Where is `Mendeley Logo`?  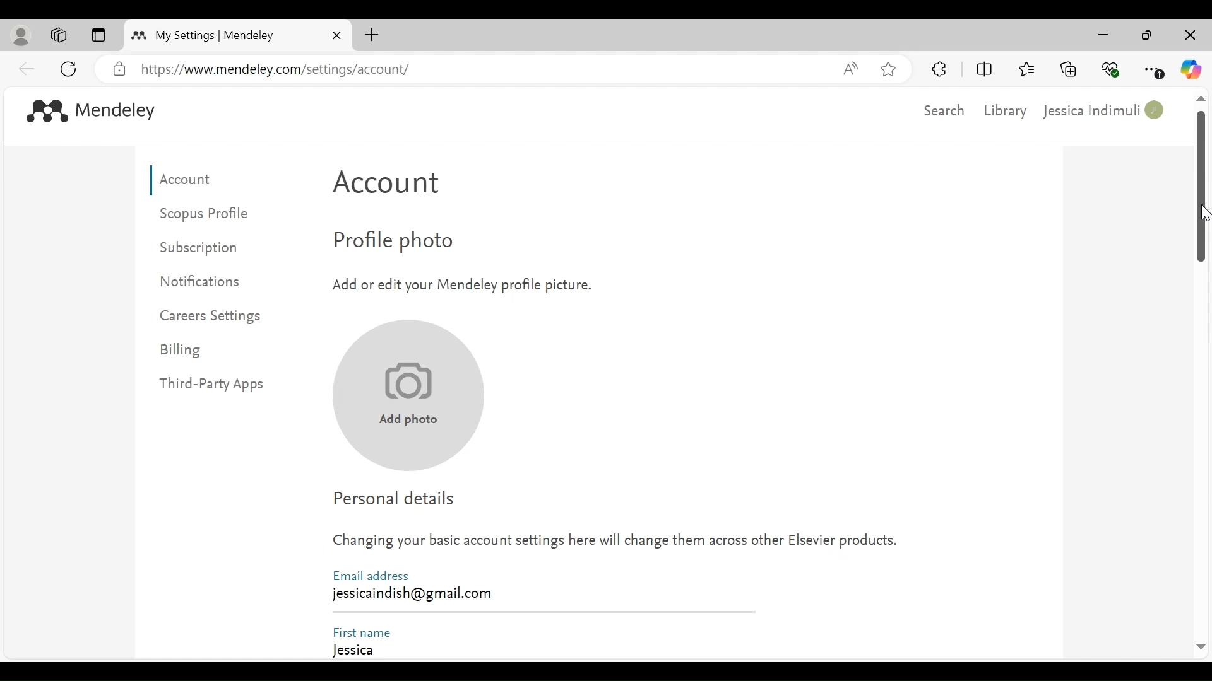 Mendeley Logo is located at coordinates (44, 110).